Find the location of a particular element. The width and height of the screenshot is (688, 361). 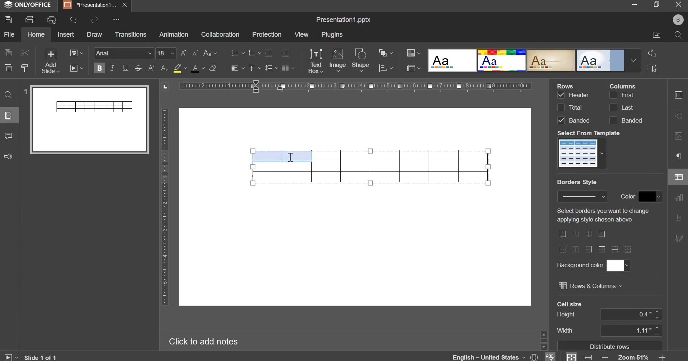

file location is located at coordinates (657, 34).